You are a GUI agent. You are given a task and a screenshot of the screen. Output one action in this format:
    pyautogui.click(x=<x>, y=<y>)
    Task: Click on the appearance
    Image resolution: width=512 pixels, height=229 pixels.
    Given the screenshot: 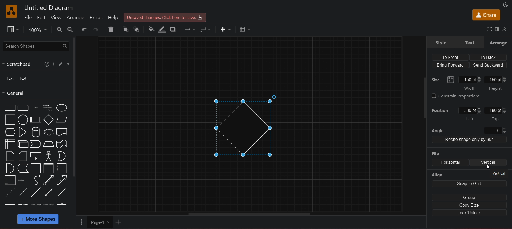 What is the action you would take?
    pyautogui.click(x=506, y=5)
    